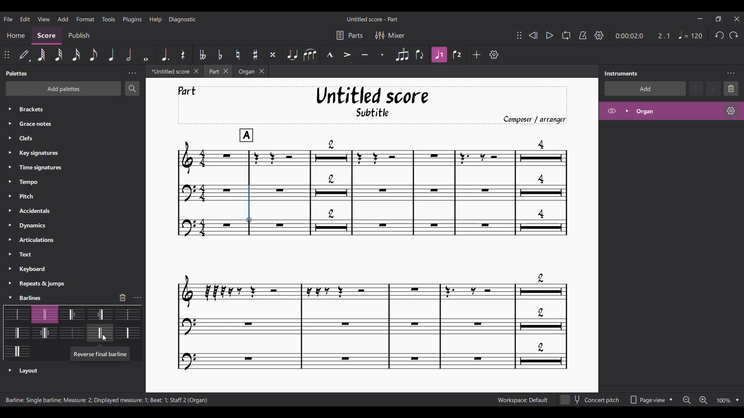 This screenshot has height=418, width=744. I want to click on Diagnostic menu, so click(183, 19).